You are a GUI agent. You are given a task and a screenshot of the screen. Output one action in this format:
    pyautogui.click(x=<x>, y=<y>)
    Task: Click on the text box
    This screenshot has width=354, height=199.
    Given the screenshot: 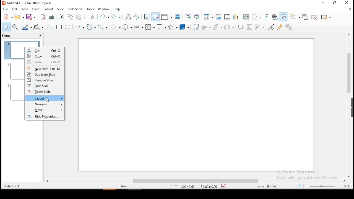 What is the action you would take?
    pyautogui.click(x=246, y=17)
    